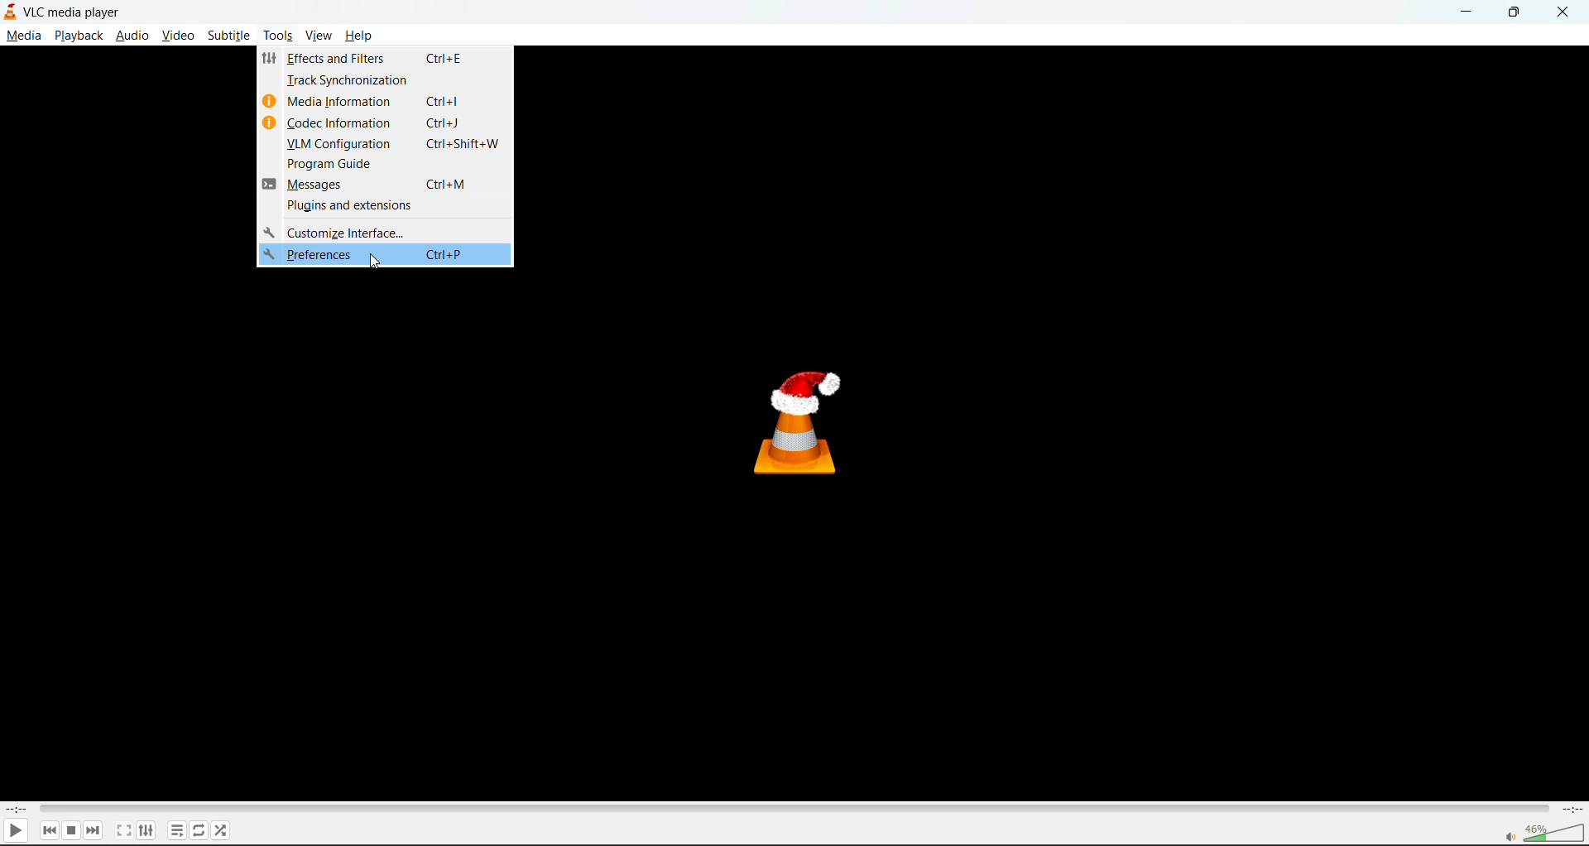 The width and height of the screenshot is (1589, 846). Describe the element at coordinates (144, 829) in the screenshot. I see `settings` at that location.